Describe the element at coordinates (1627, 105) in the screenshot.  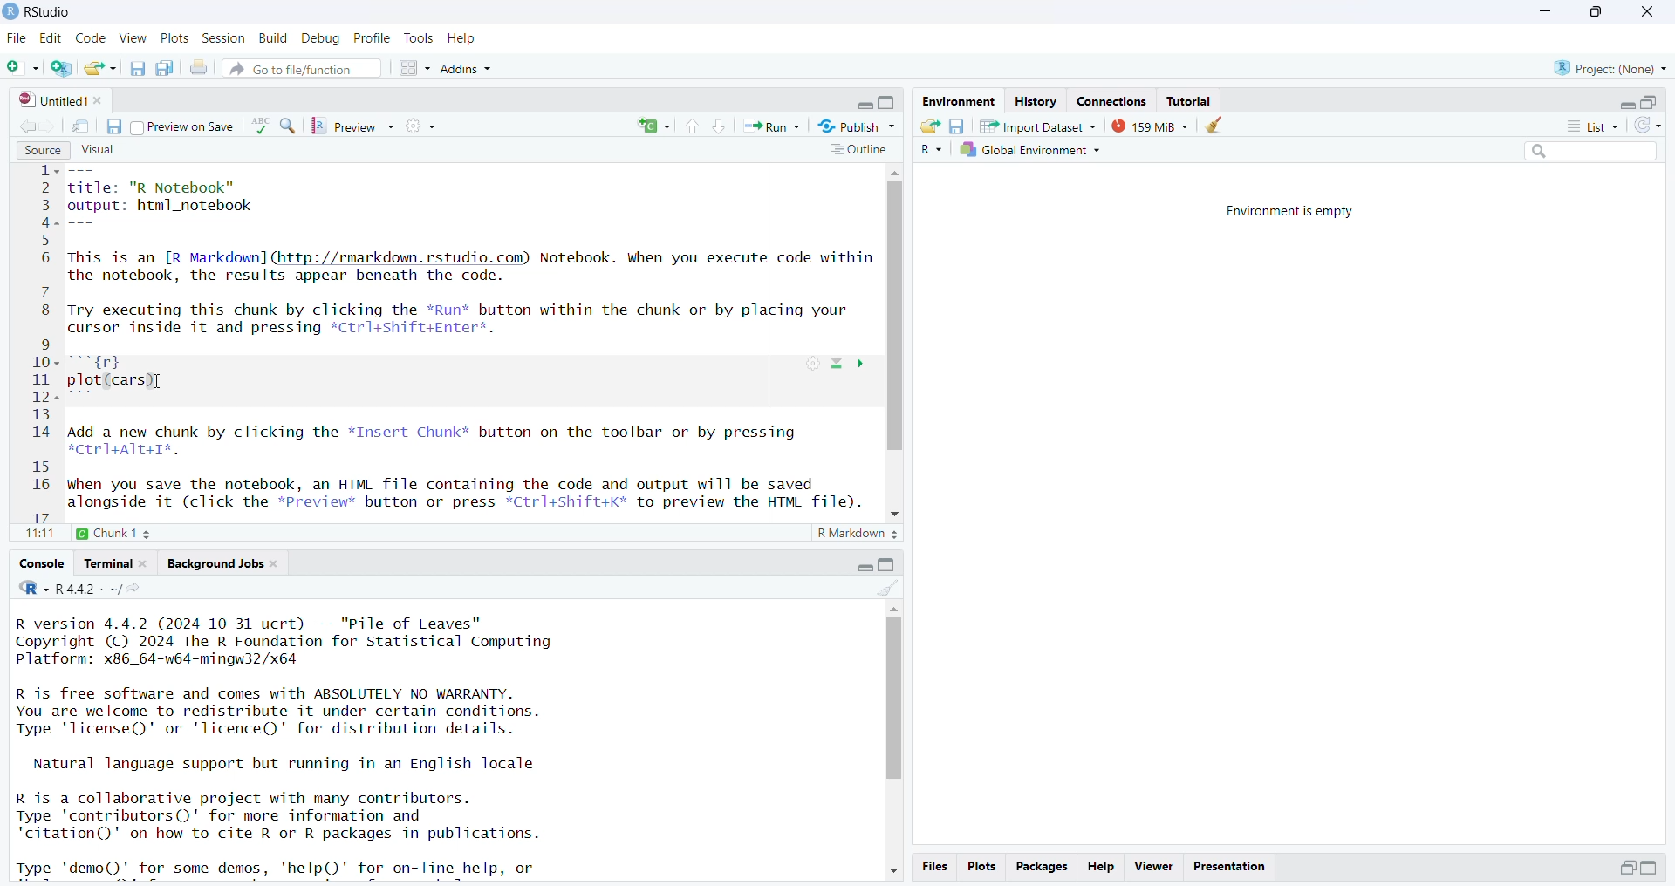
I see `expand` at that location.